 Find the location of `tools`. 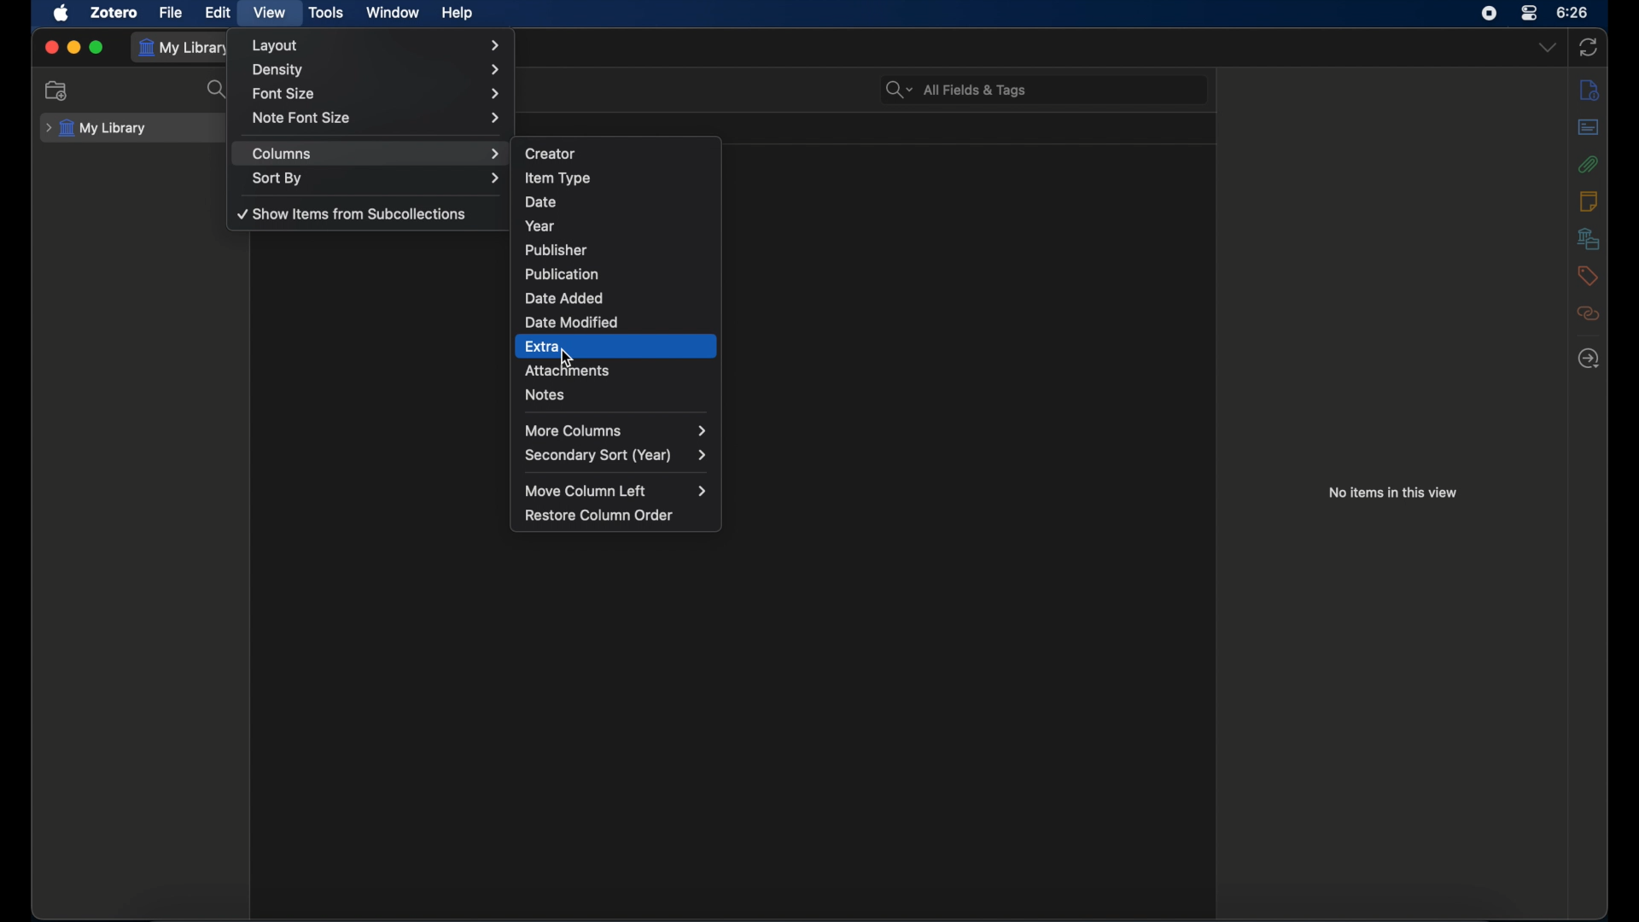

tools is located at coordinates (327, 12).